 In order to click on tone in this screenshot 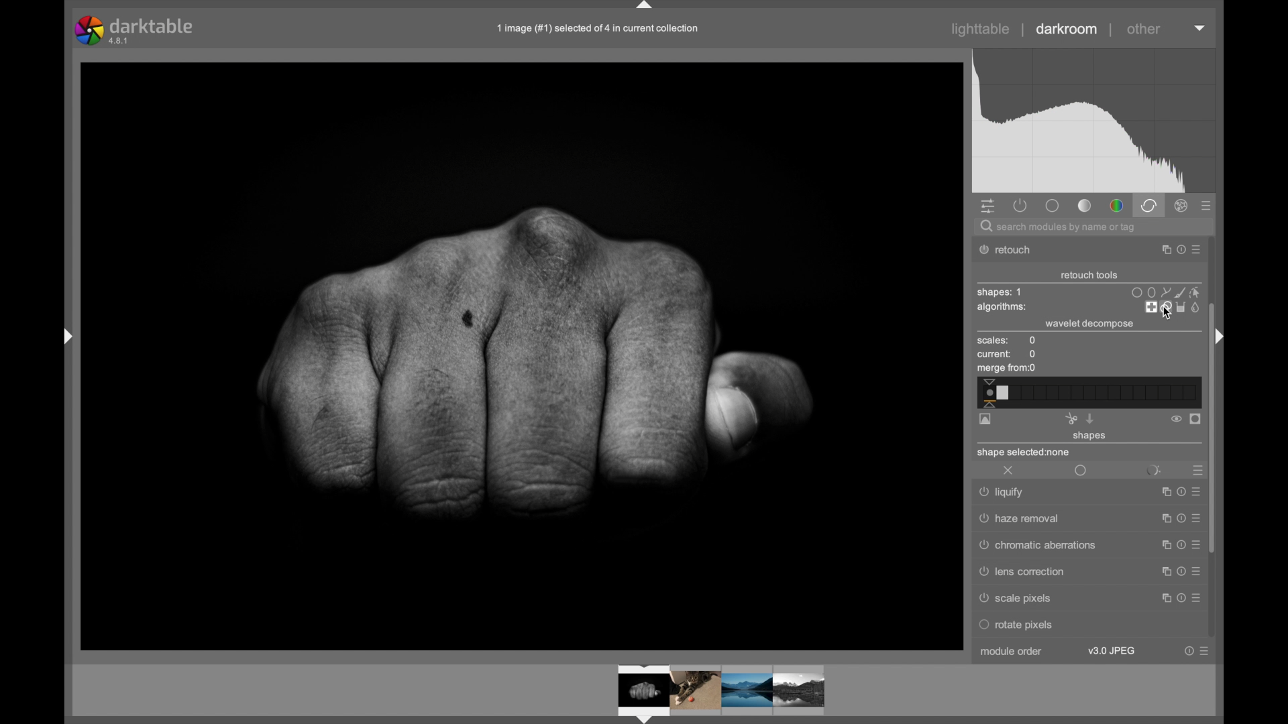, I will do `click(1085, 206)`.